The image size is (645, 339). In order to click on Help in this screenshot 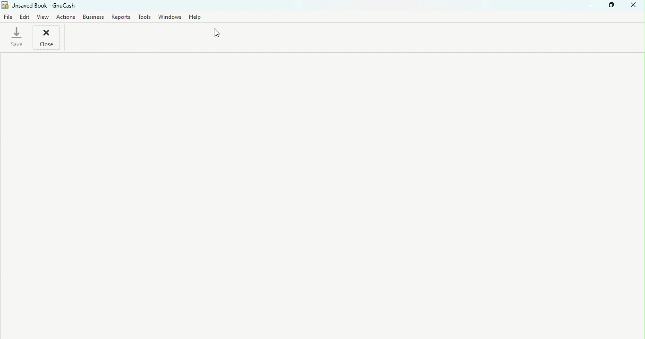, I will do `click(196, 17)`.